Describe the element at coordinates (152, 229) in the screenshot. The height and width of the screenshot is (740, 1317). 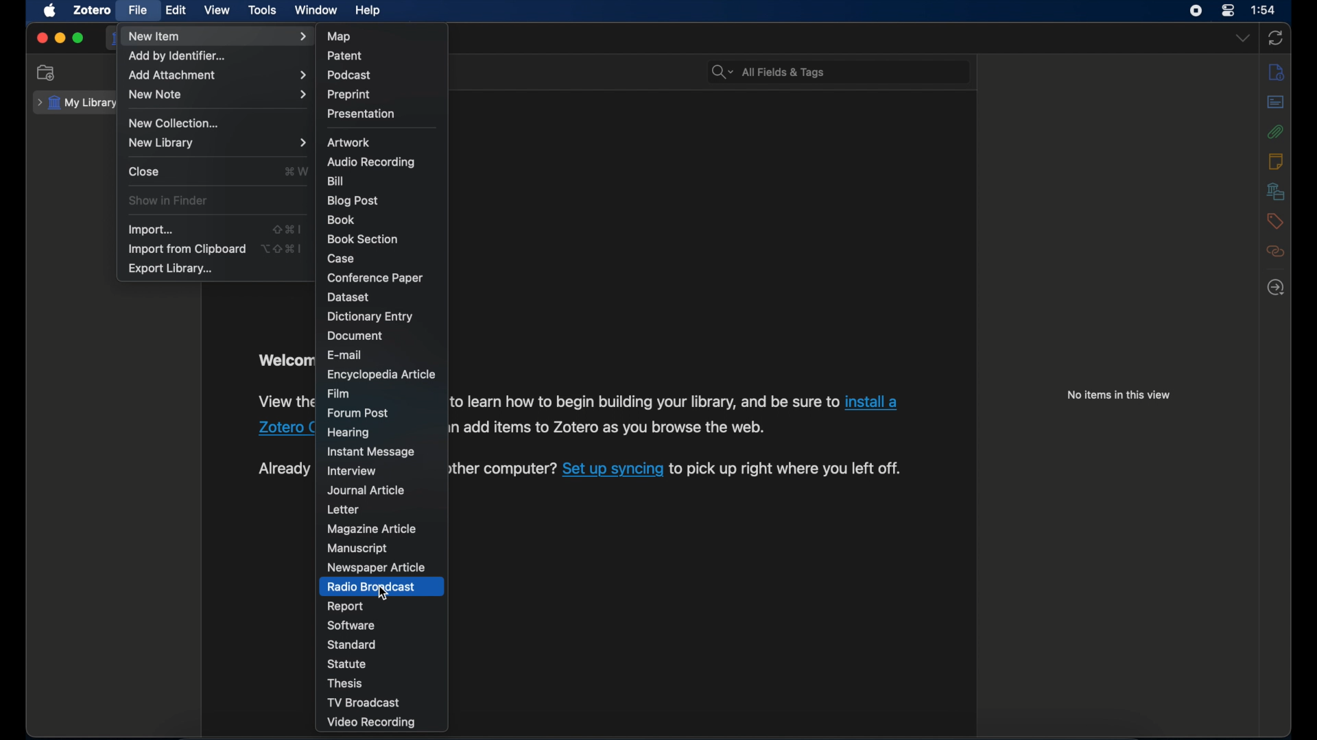
I see `import` at that location.